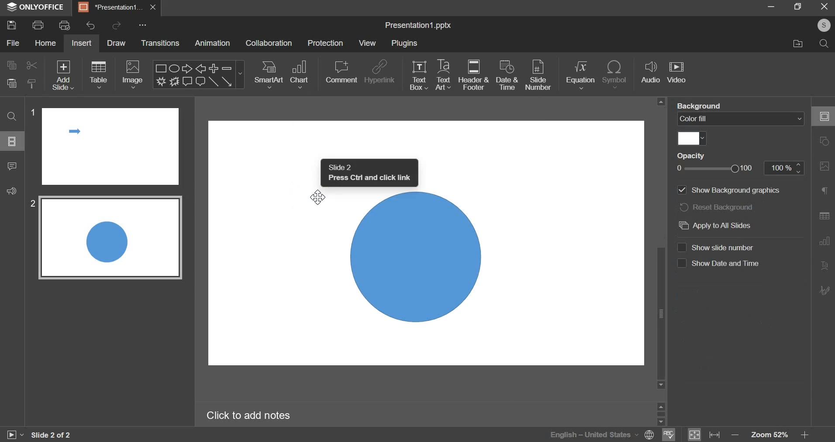  I want to click on scroll down, so click(661, 385).